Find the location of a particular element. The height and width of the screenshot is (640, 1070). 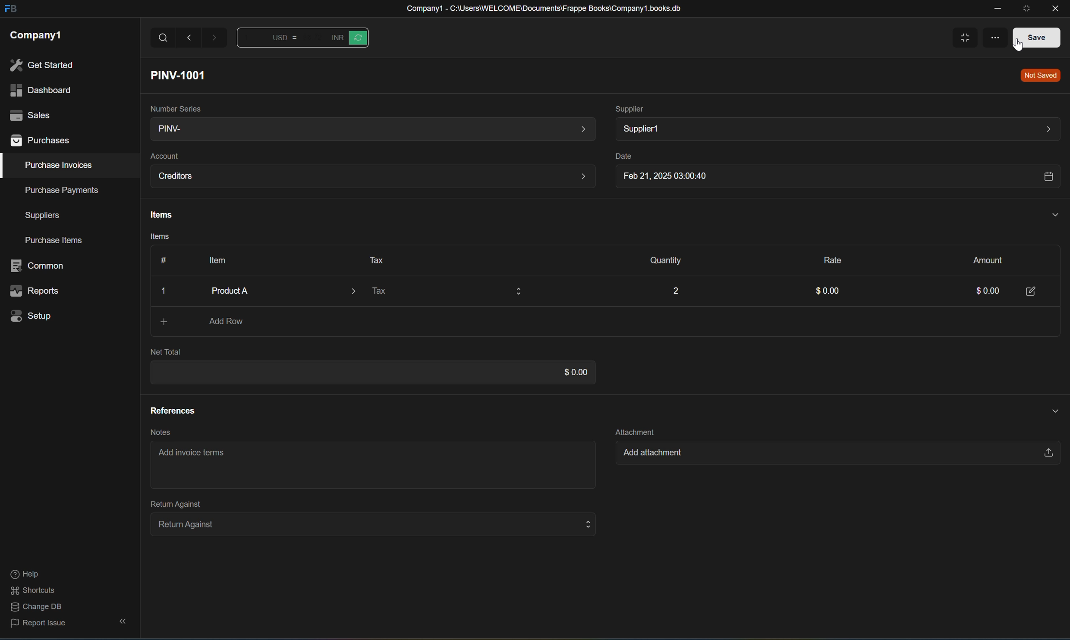

Quantity is located at coordinates (661, 261).